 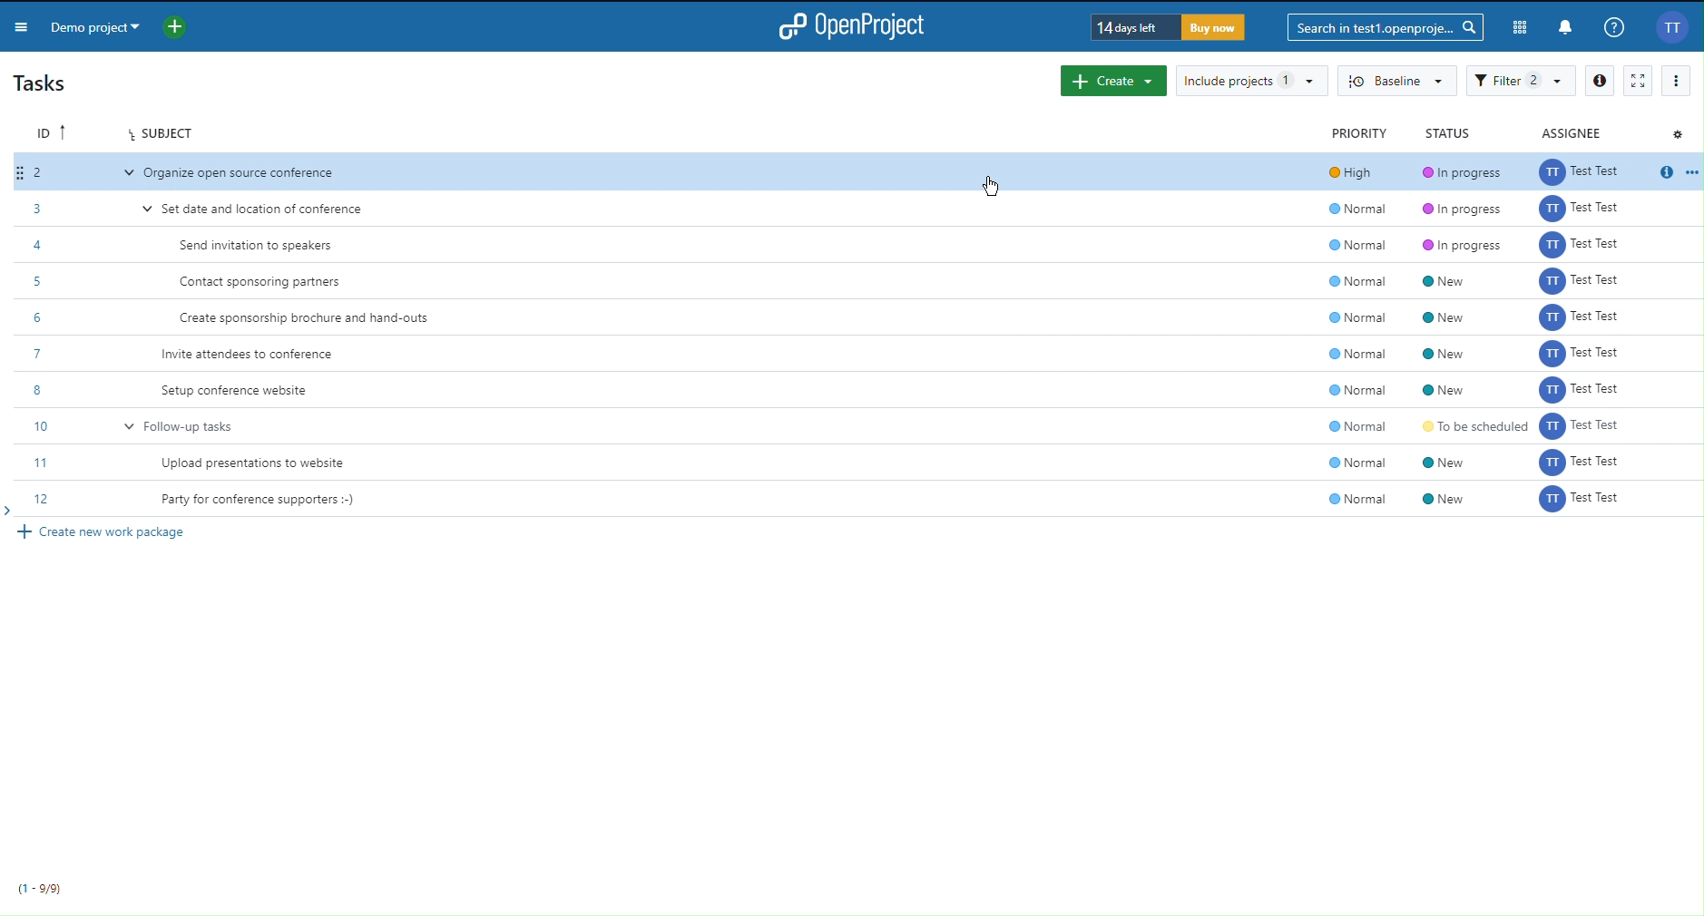 I want to click on Baseline, so click(x=1396, y=80).